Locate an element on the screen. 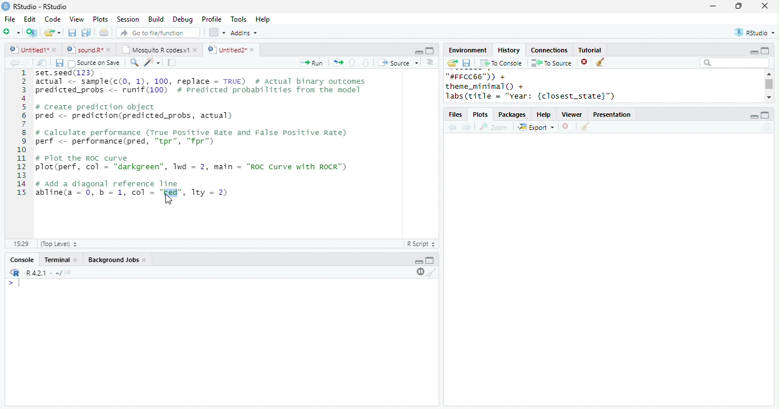 Image resolution: width=779 pixels, height=409 pixels. open folder is located at coordinates (452, 63).